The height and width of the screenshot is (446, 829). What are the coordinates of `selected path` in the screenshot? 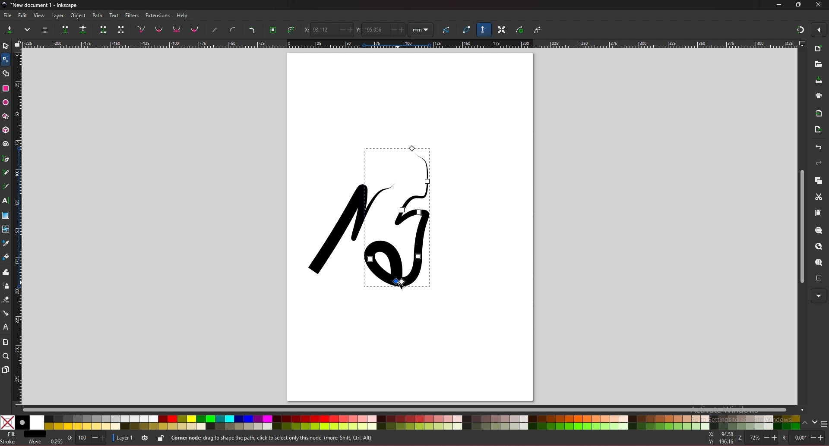 It's located at (396, 220).